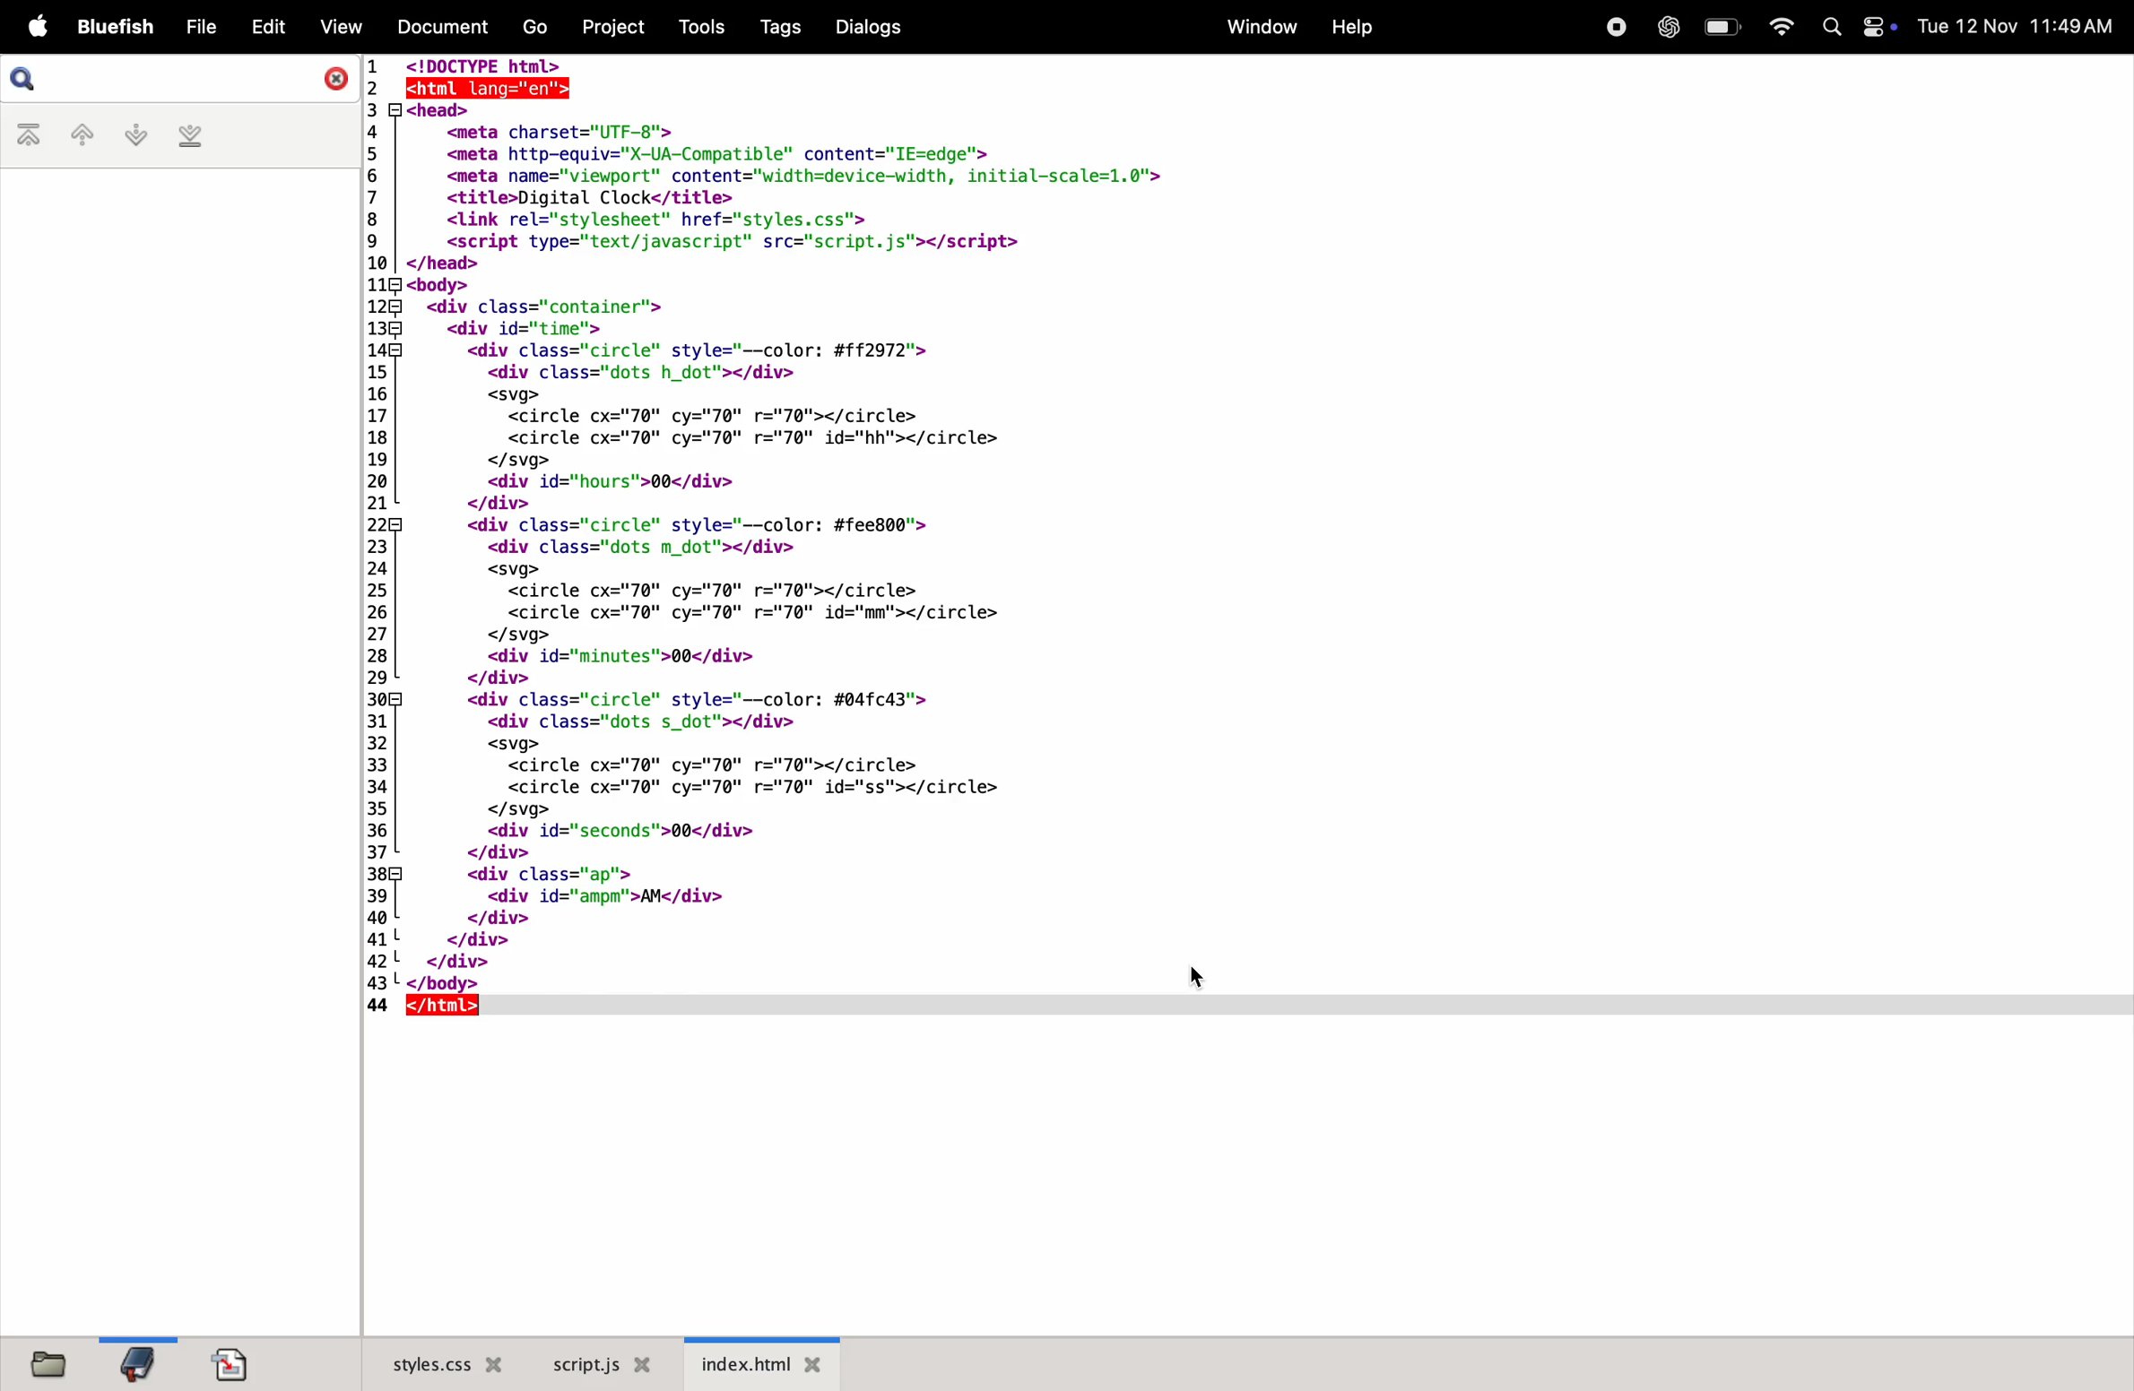 The image size is (2134, 1391). What do you see at coordinates (869, 27) in the screenshot?
I see `dialogs` at bounding box center [869, 27].